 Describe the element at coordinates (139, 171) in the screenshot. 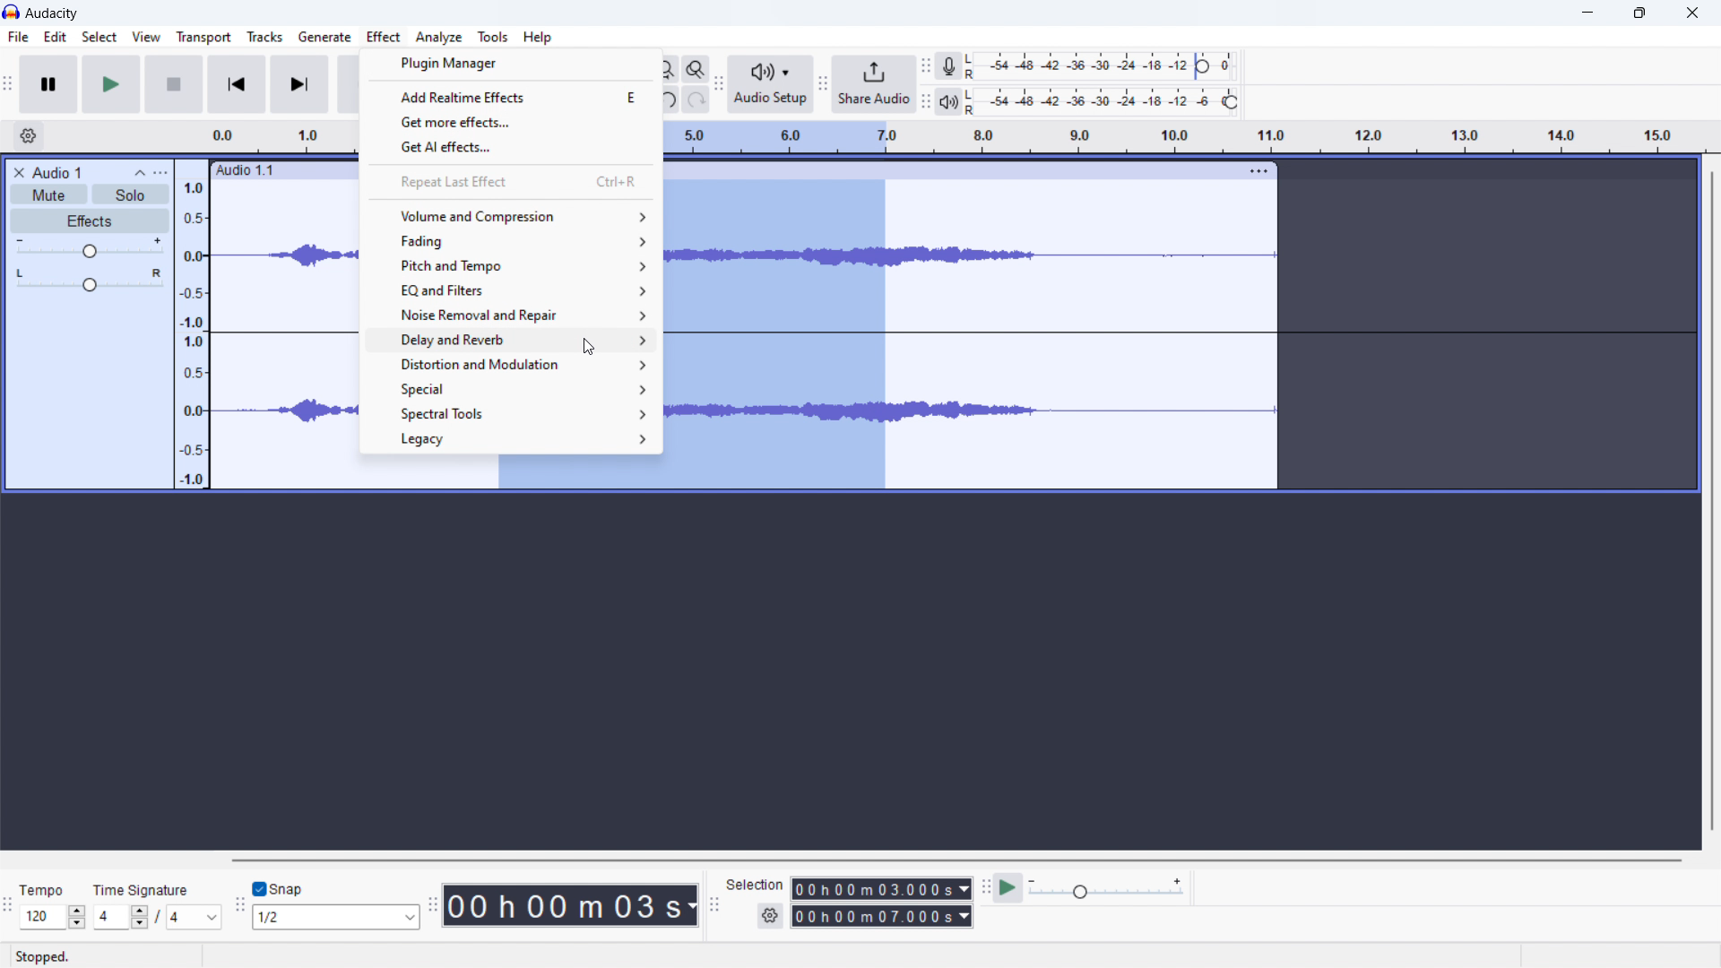

I see `collapse` at that location.